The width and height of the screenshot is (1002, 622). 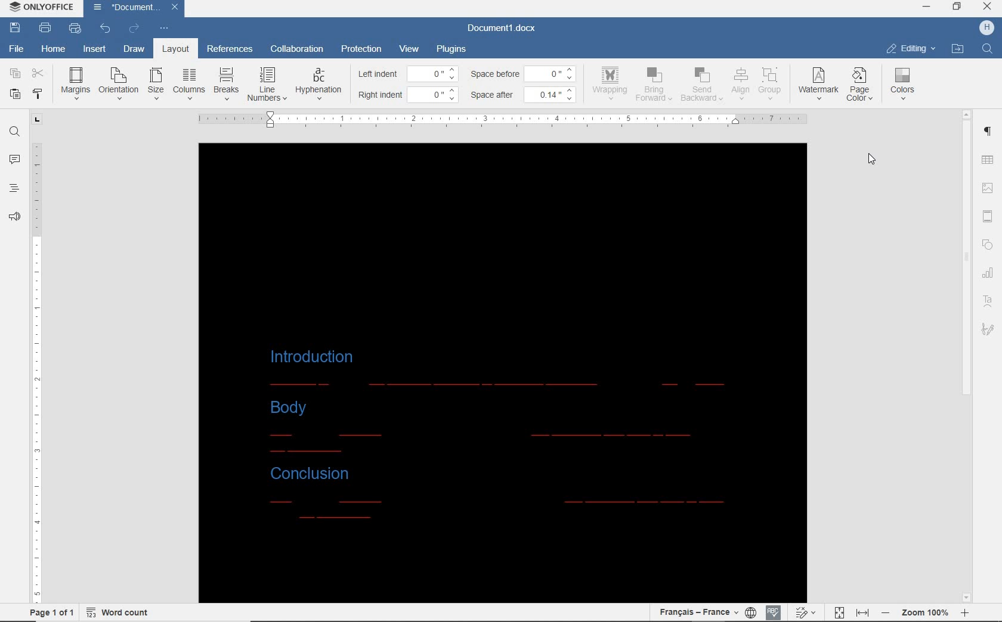 What do you see at coordinates (269, 83) in the screenshot?
I see `line numbers` at bounding box center [269, 83].